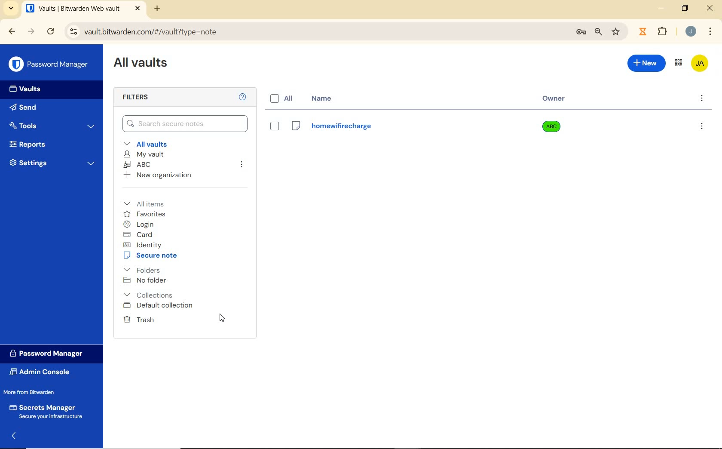  Describe the element at coordinates (138, 320) in the screenshot. I see `Trash` at that location.